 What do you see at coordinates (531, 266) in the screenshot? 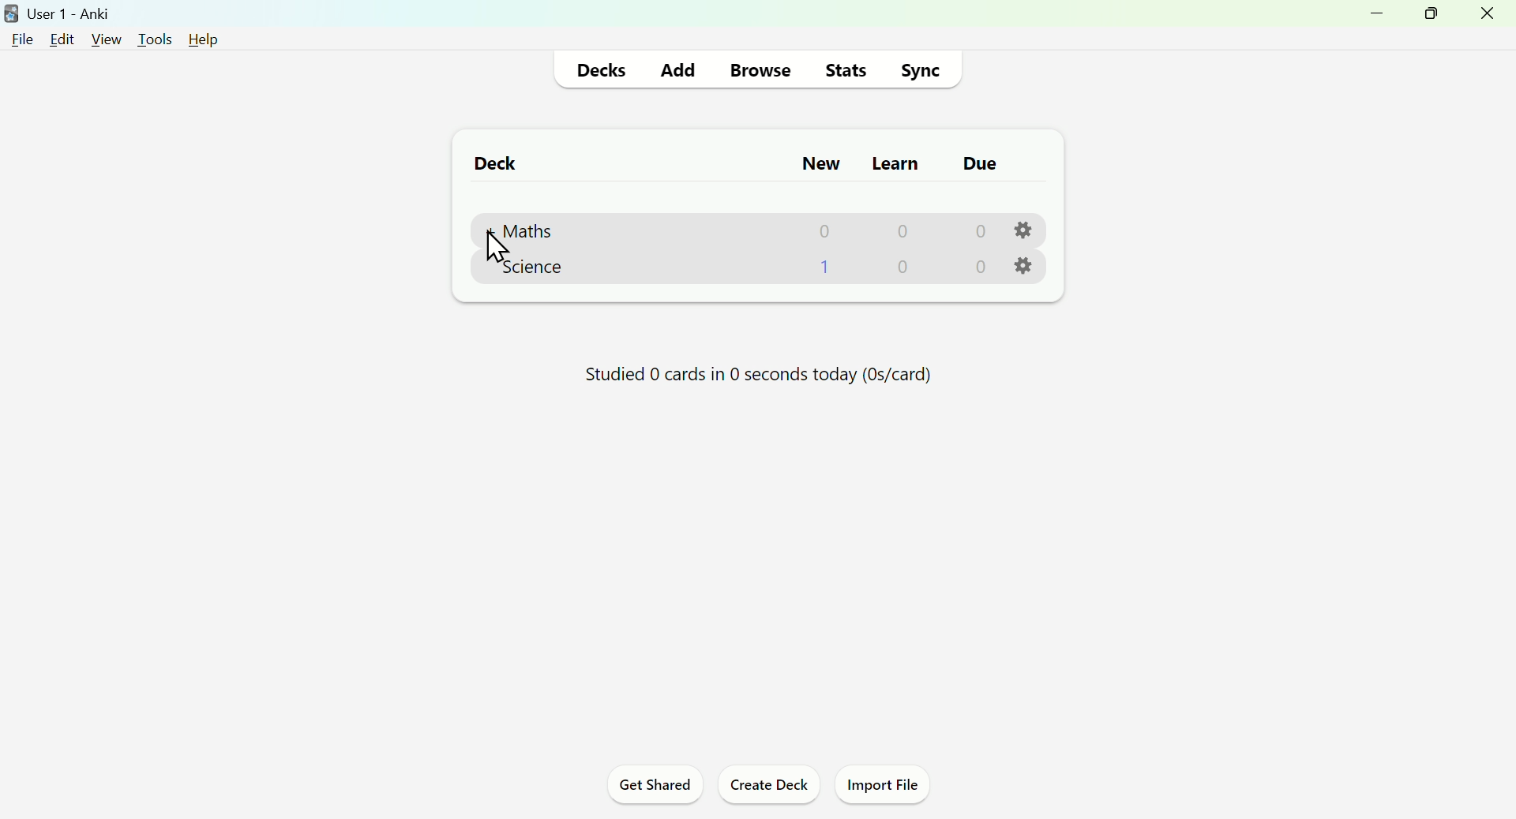
I see `Science` at bounding box center [531, 266].